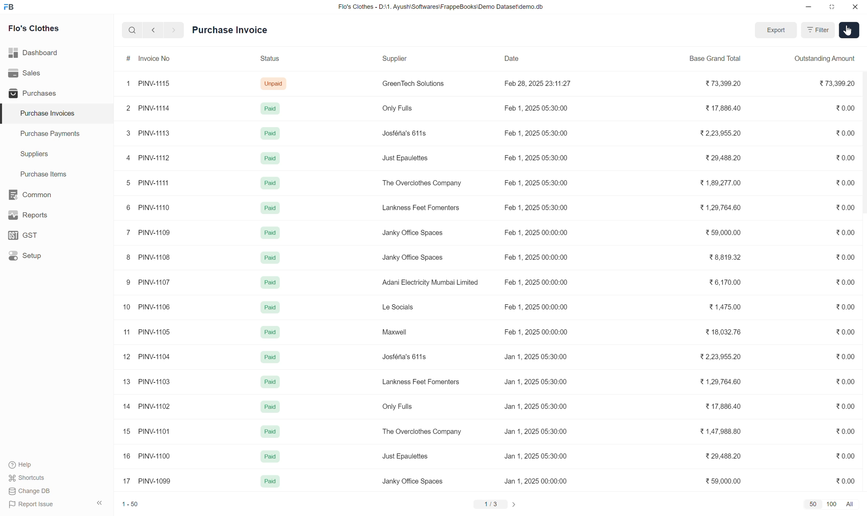  Describe the element at coordinates (267, 208) in the screenshot. I see `Paid` at that location.